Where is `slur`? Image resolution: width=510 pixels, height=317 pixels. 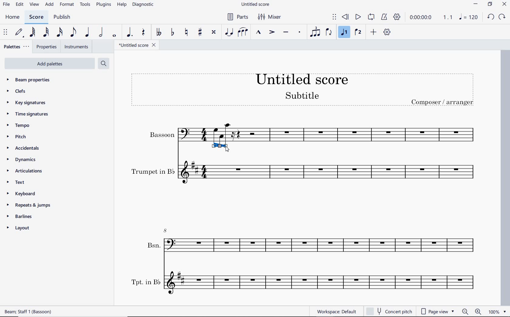 slur is located at coordinates (243, 32).